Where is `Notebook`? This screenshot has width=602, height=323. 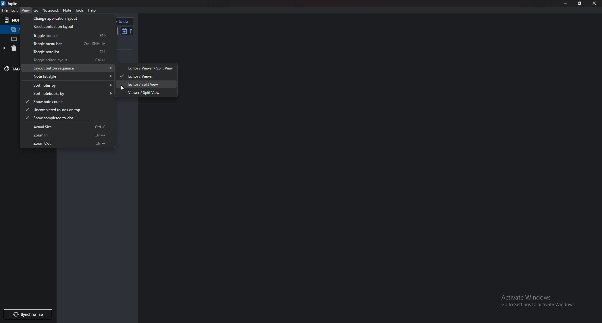
Notebook is located at coordinates (50, 10).